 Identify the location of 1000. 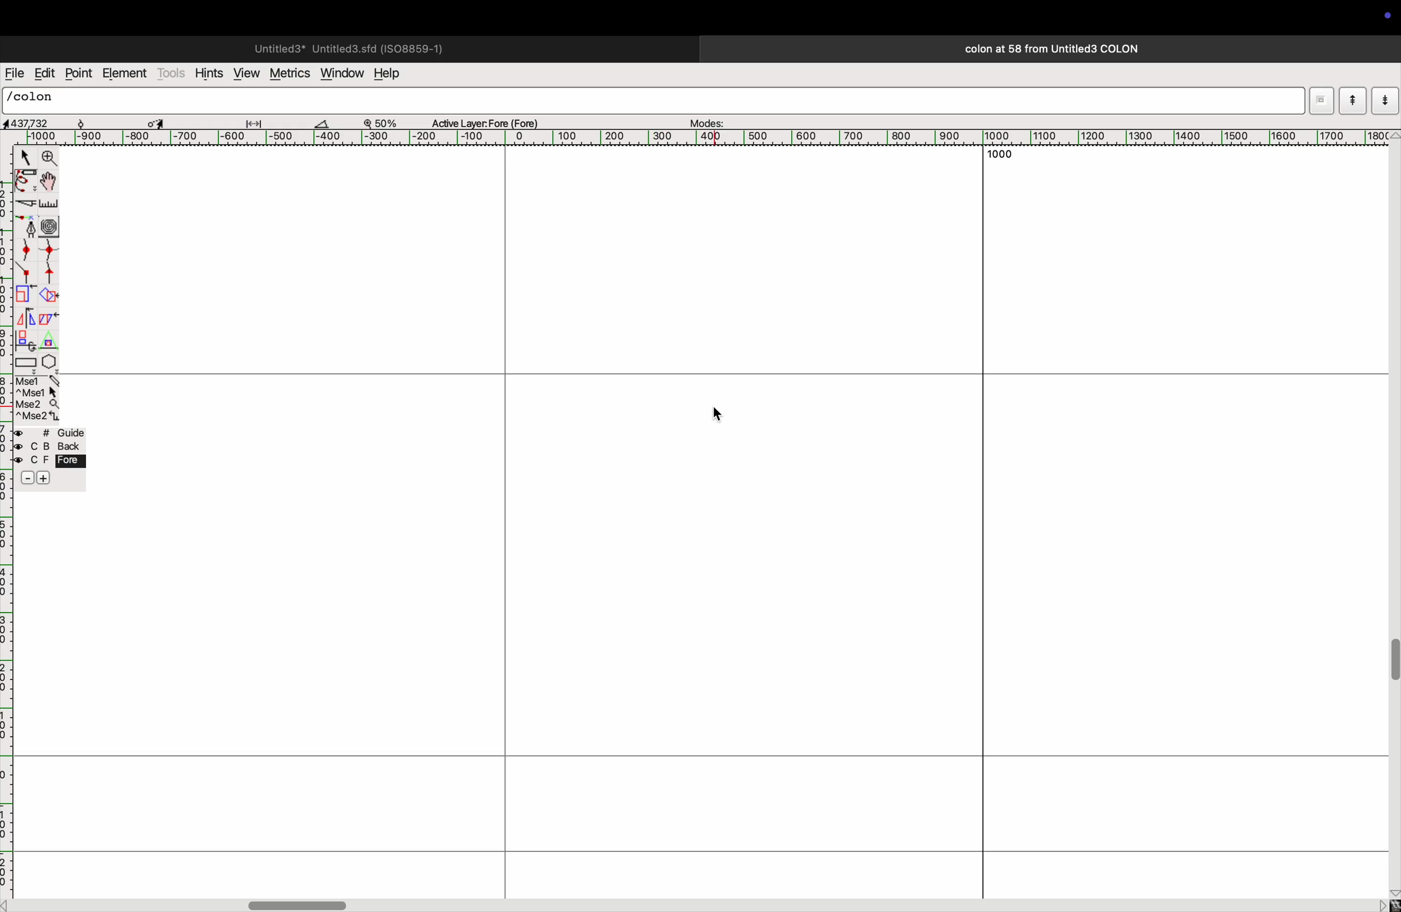
(1001, 155).